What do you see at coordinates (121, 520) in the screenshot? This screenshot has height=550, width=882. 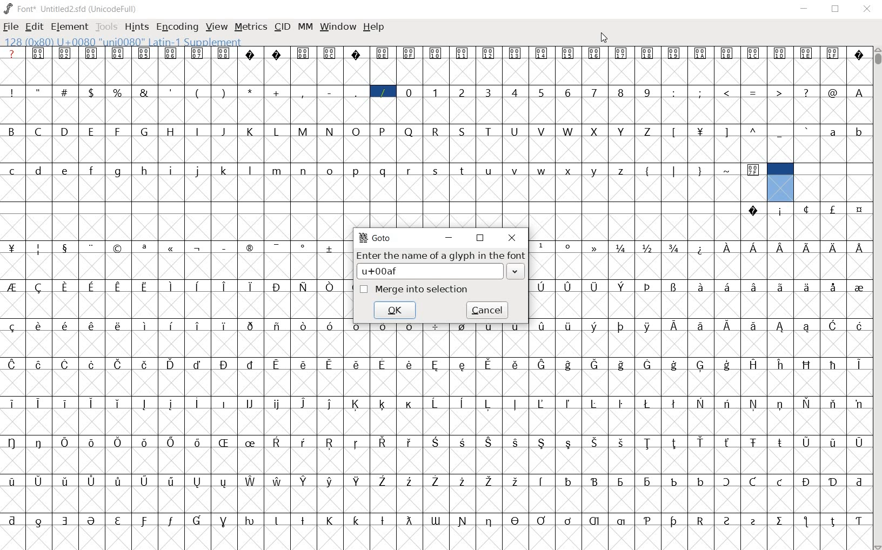 I see `Symbol` at bounding box center [121, 520].